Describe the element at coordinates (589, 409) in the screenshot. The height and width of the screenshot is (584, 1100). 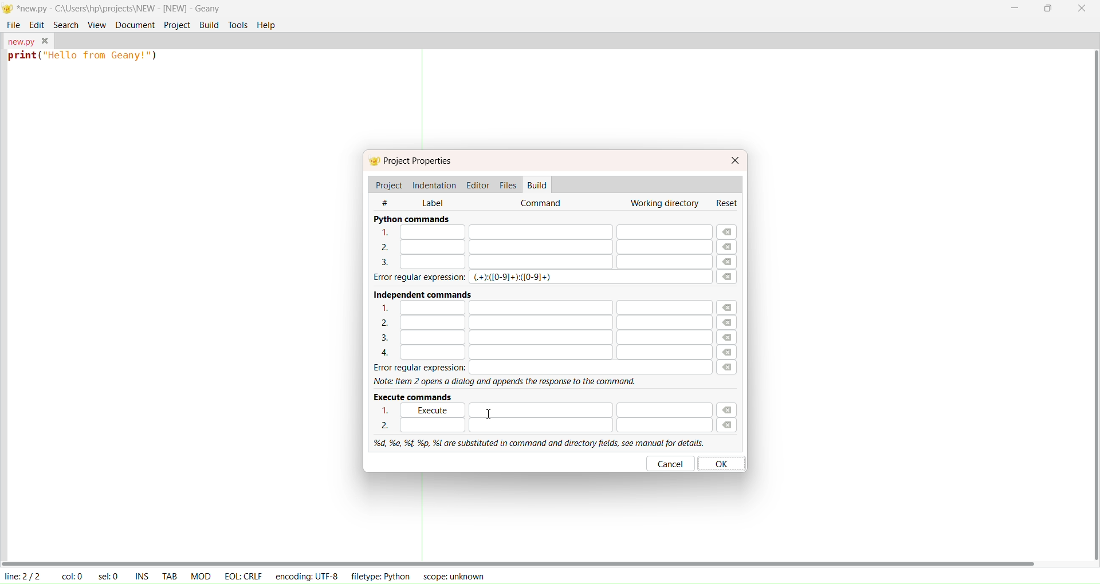
I see `1.` at that location.